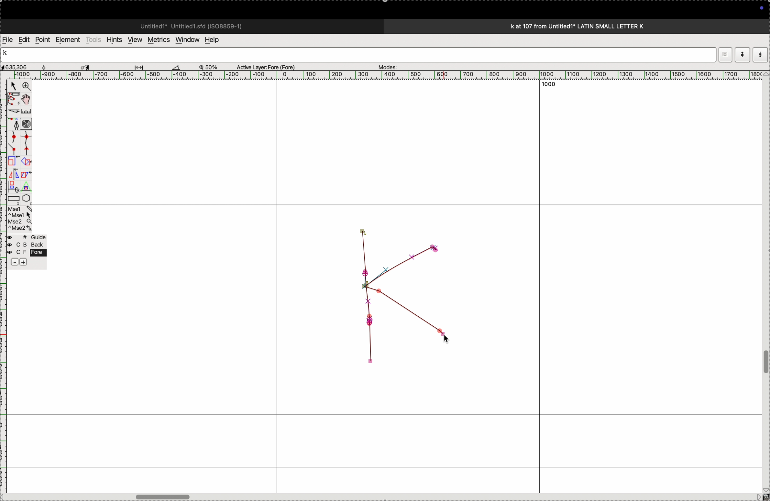 This screenshot has height=501, width=770. What do you see at coordinates (164, 496) in the screenshot?
I see `toggle screen` at bounding box center [164, 496].